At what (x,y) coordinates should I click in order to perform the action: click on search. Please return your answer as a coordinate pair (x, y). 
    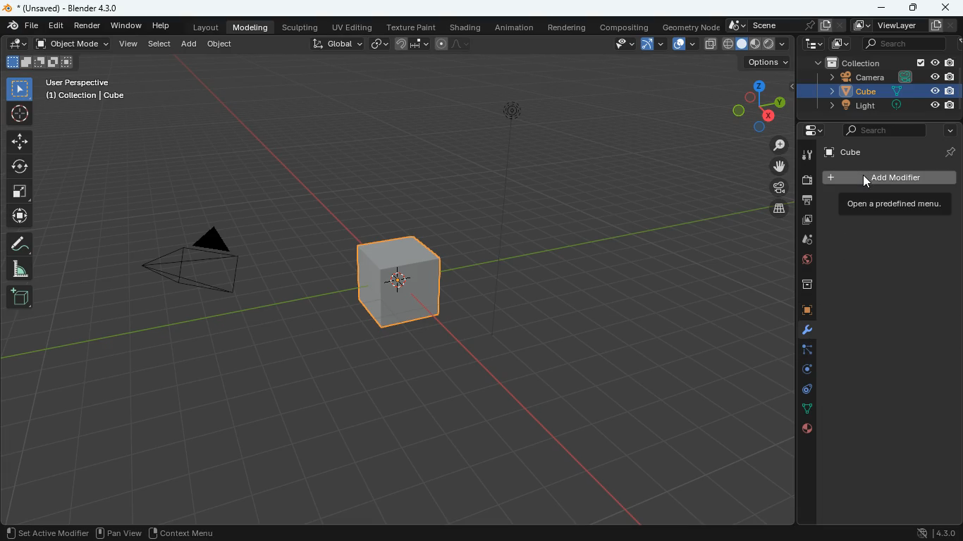
    Looking at the image, I should click on (900, 44).